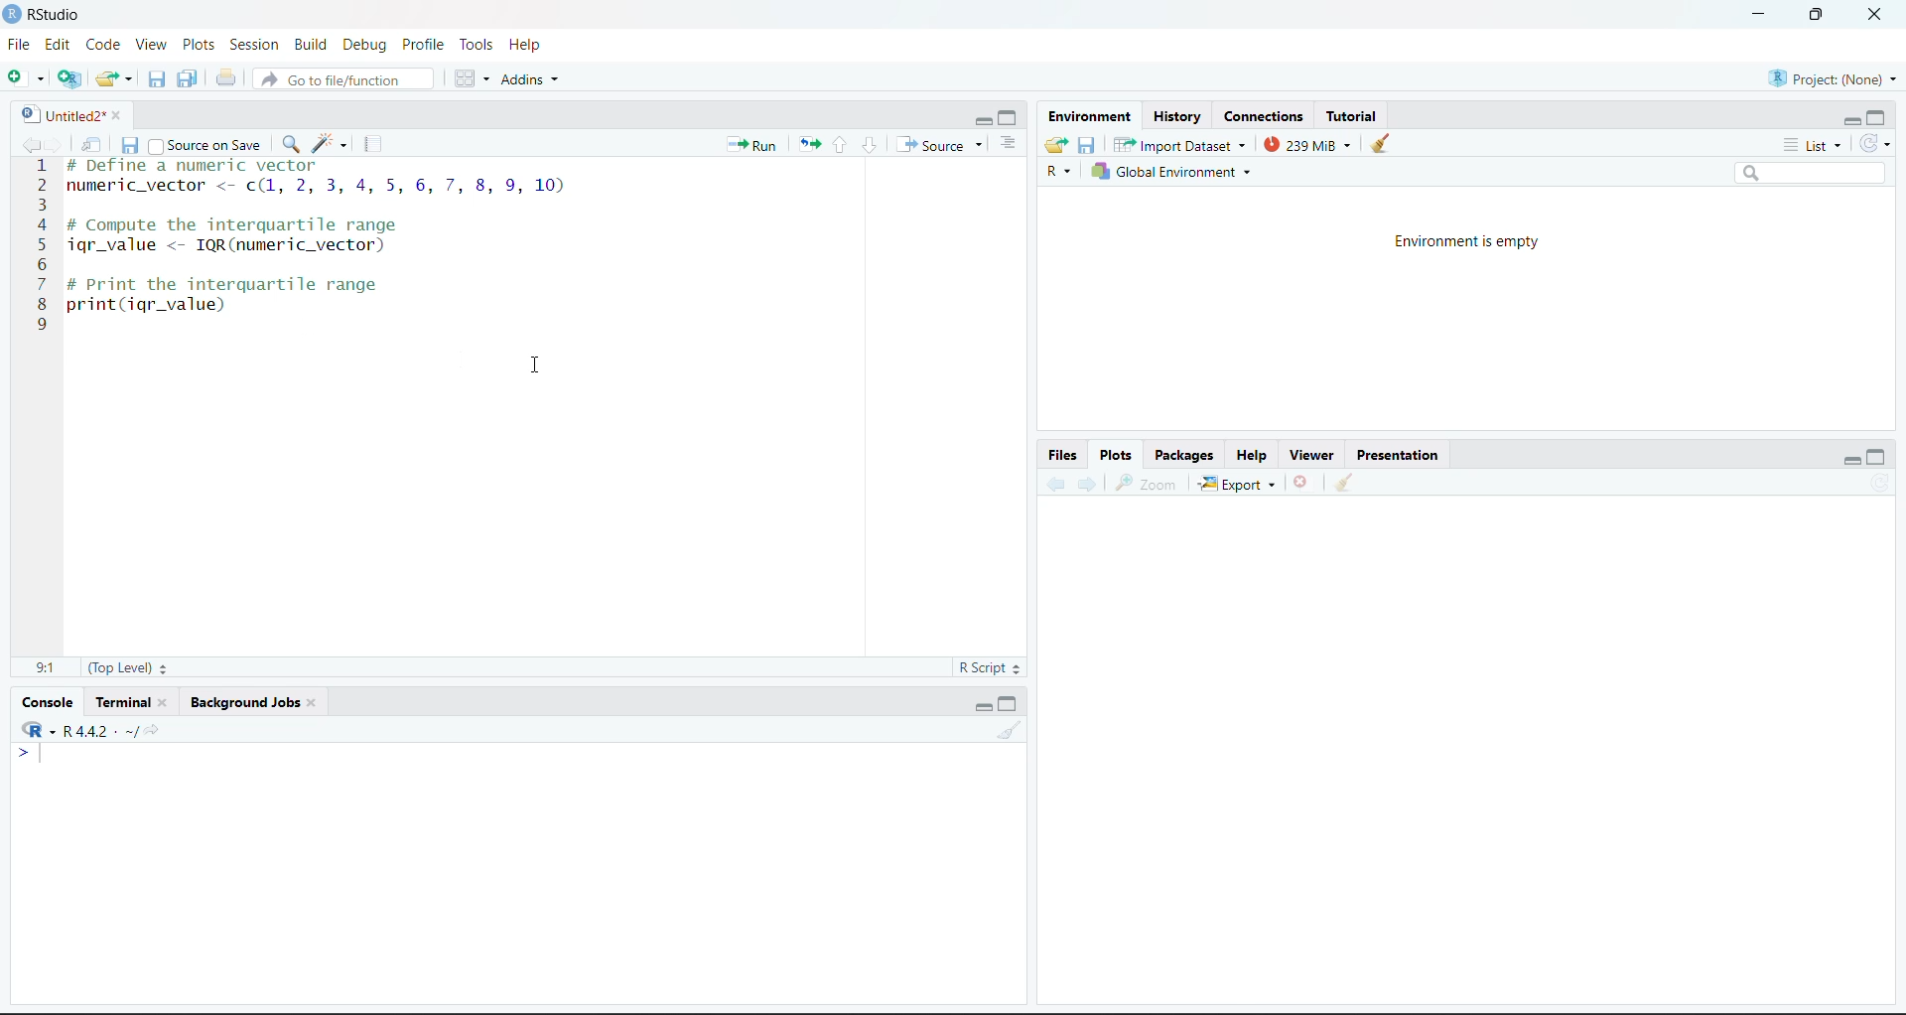 This screenshot has width=1906, height=1015. Describe the element at coordinates (1759, 15) in the screenshot. I see `Minimize` at that location.